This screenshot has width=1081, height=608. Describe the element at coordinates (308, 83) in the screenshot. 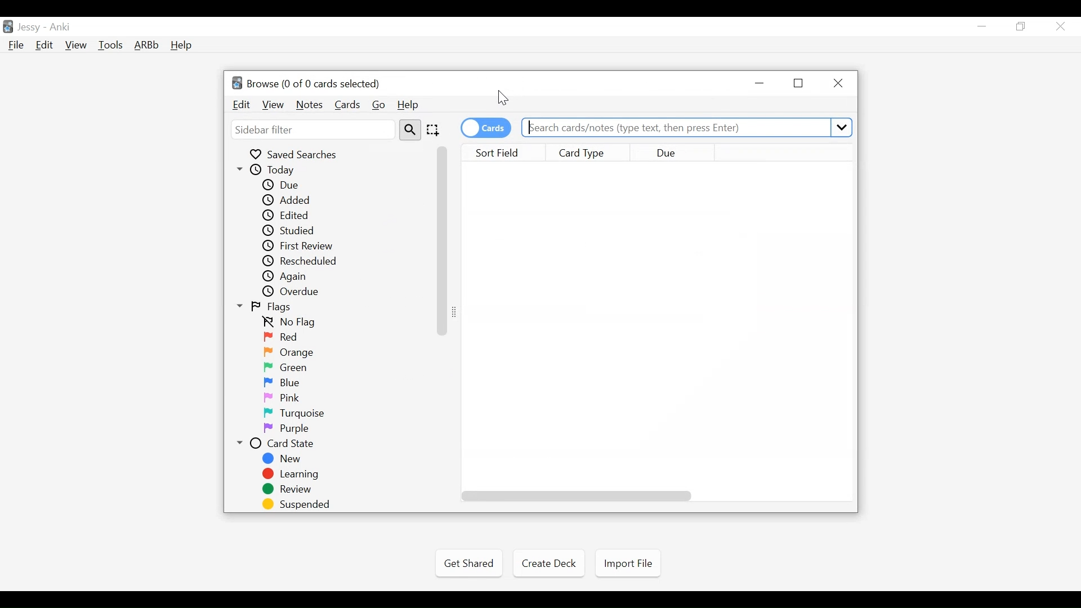

I see `Browse (number of cards selected)` at that location.